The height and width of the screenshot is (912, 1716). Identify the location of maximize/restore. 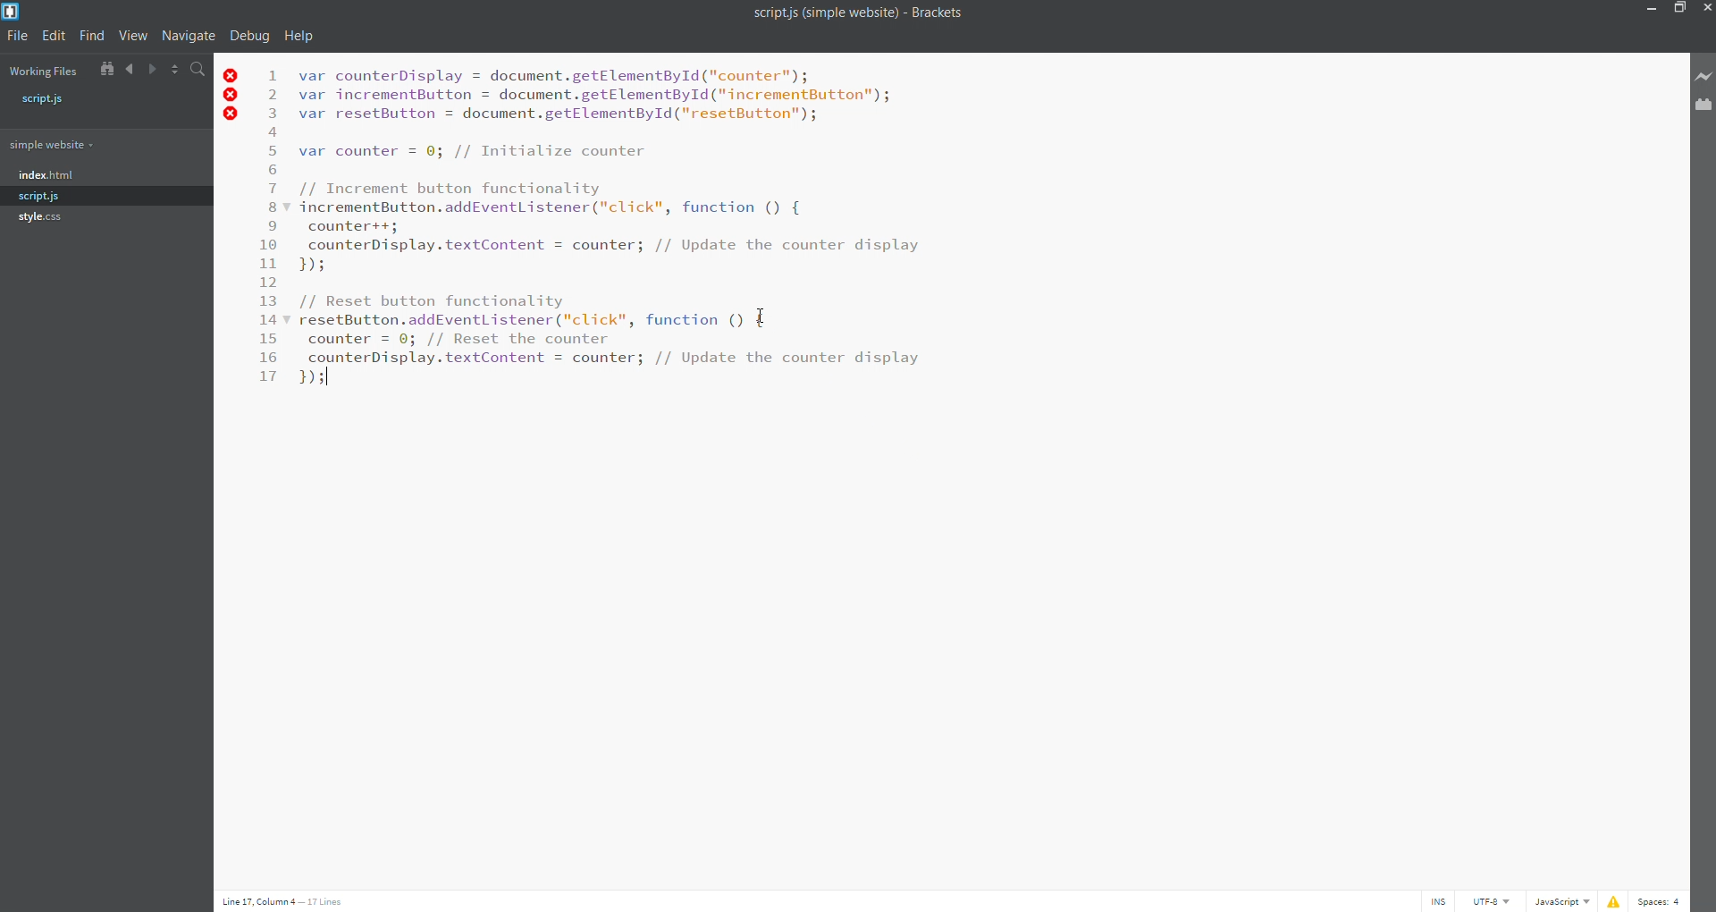
(1679, 8).